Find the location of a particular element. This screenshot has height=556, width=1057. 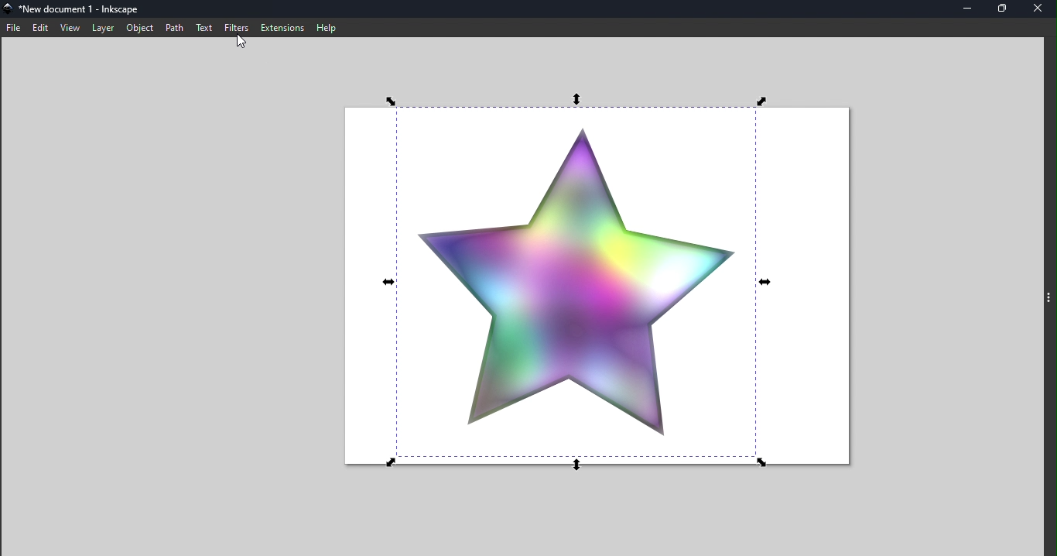

Extensions is located at coordinates (280, 26).